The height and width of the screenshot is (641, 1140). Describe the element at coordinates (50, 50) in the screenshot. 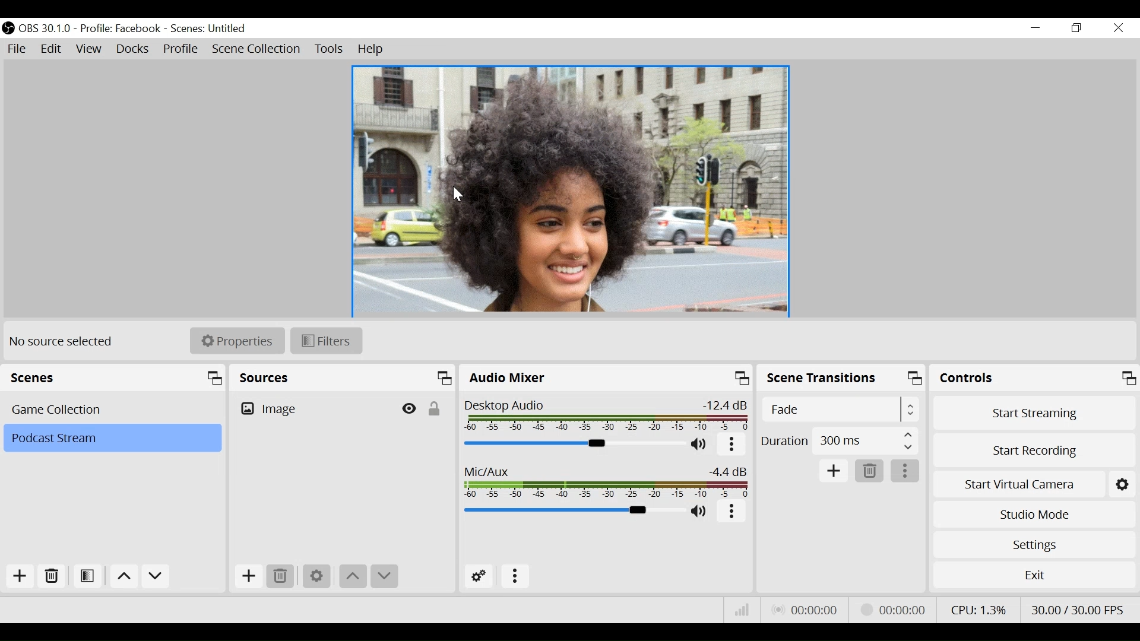

I see `Edit` at that location.